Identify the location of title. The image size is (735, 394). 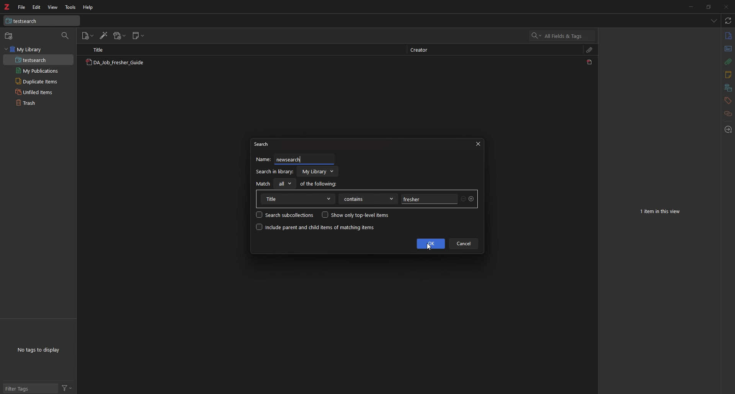
(297, 199).